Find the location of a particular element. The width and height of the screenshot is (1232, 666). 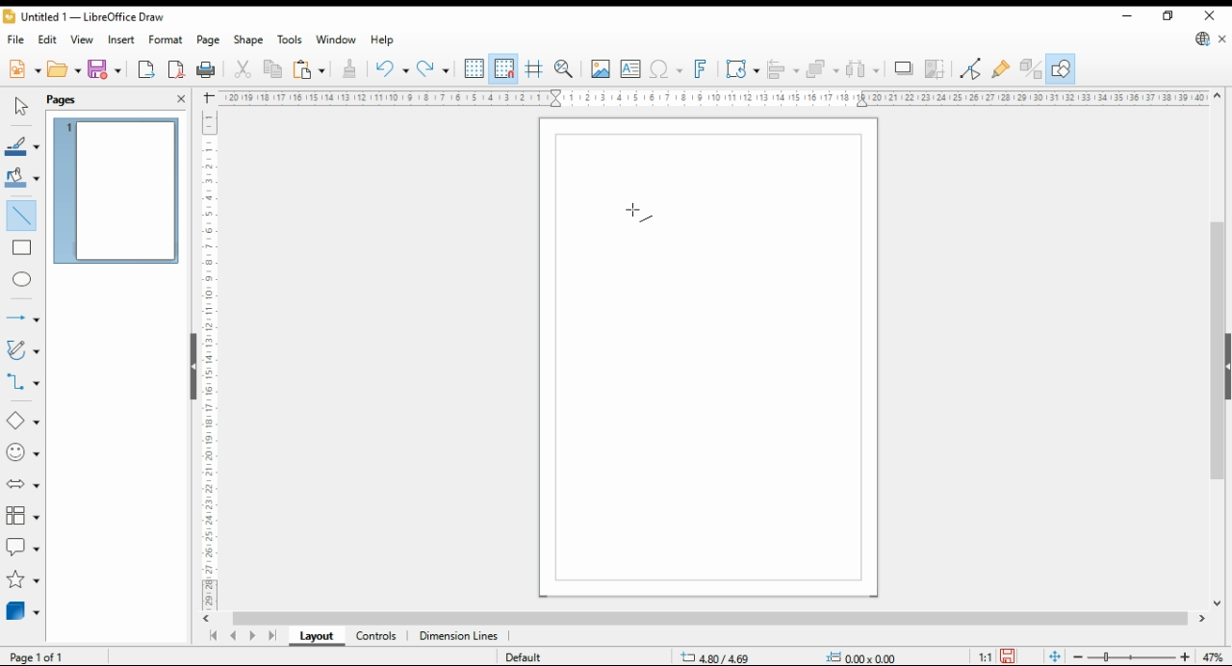

layout is located at coordinates (316, 637).